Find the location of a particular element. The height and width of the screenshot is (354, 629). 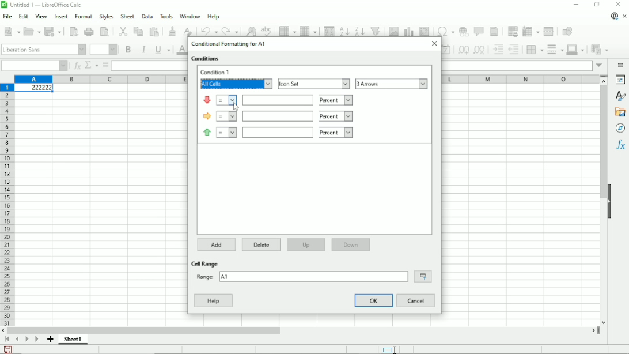

Decrease indent is located at coordinates (515, 50).